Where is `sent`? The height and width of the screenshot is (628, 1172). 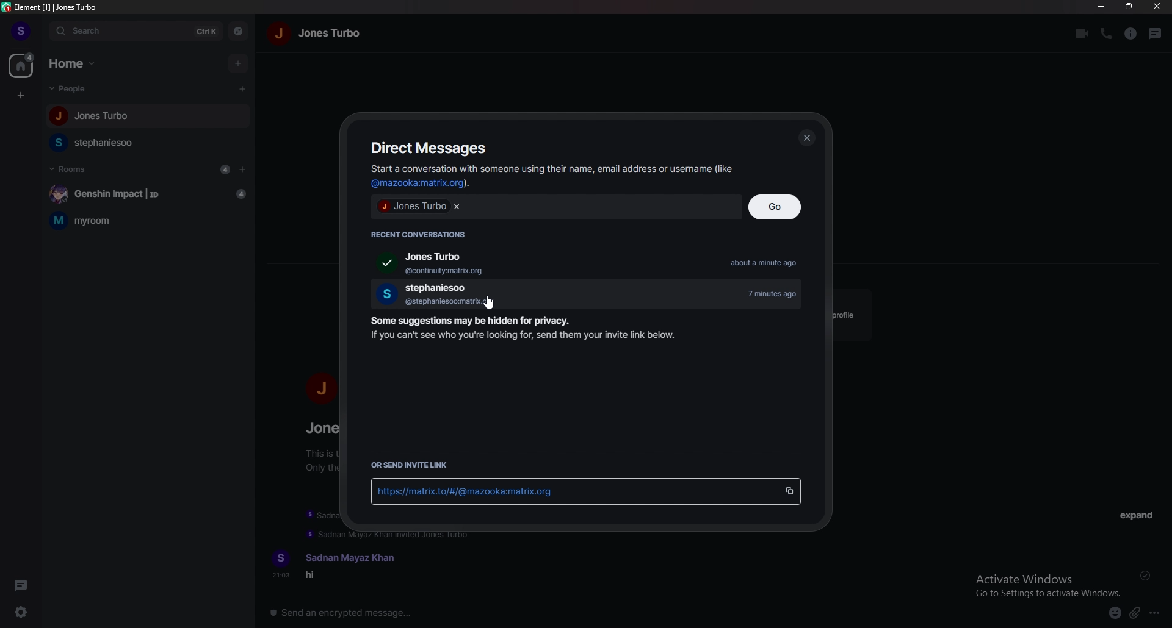
sent is located at coordinates (1144, 576).